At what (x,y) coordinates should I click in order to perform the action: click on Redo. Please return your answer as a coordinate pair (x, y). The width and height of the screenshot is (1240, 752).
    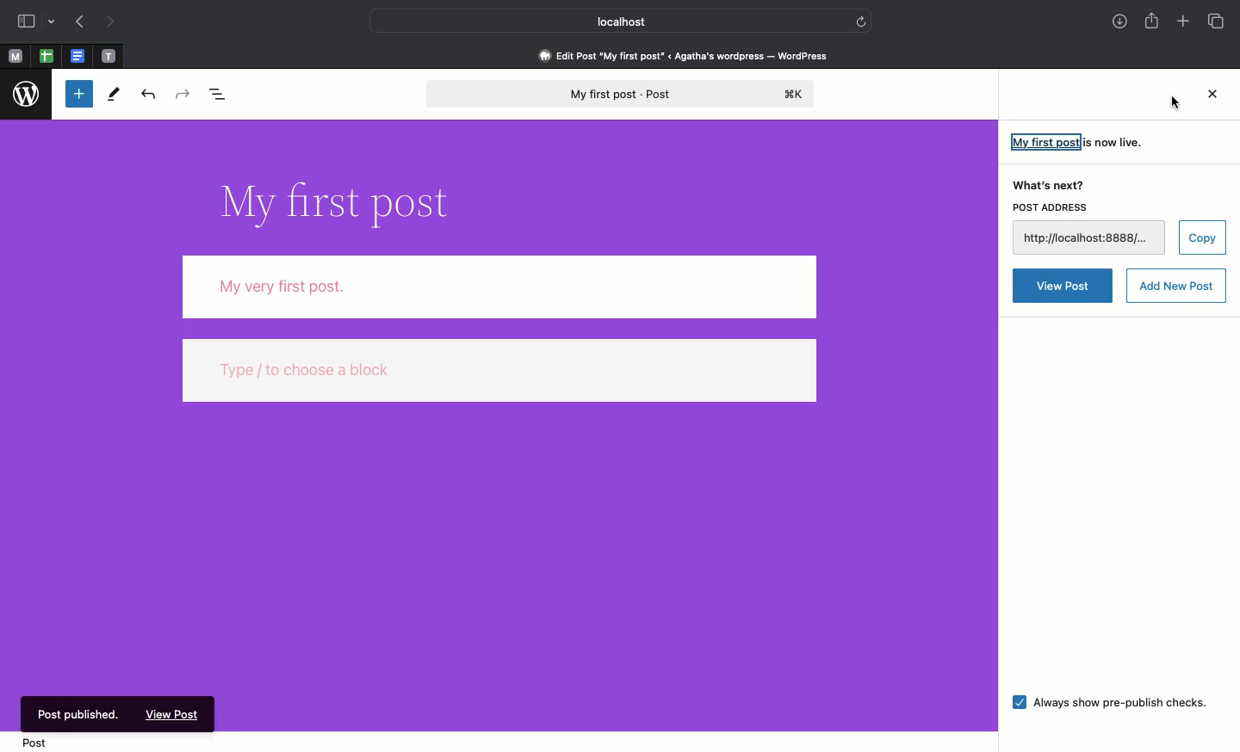
    Looking at the image, I should click on (181, 94).